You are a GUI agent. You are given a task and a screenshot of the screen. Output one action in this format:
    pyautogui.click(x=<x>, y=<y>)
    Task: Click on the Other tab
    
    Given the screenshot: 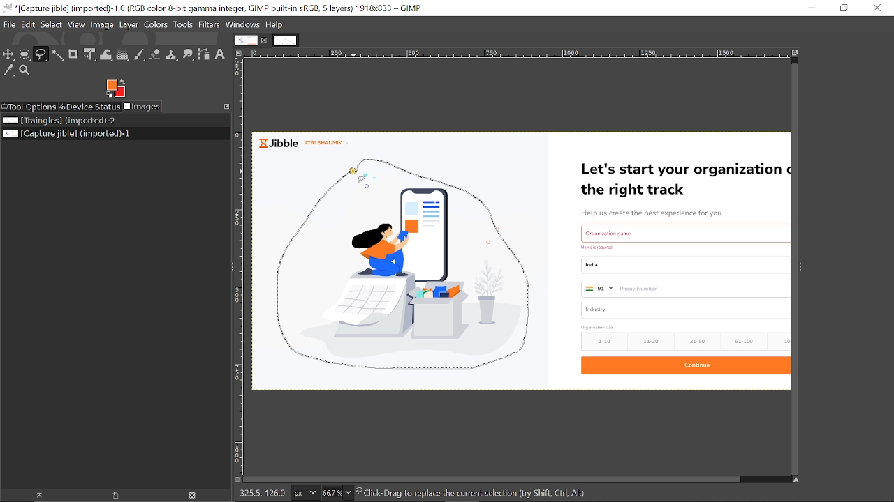 What is the action you would take?
    pyautogui.click(x=285, y=40)
    